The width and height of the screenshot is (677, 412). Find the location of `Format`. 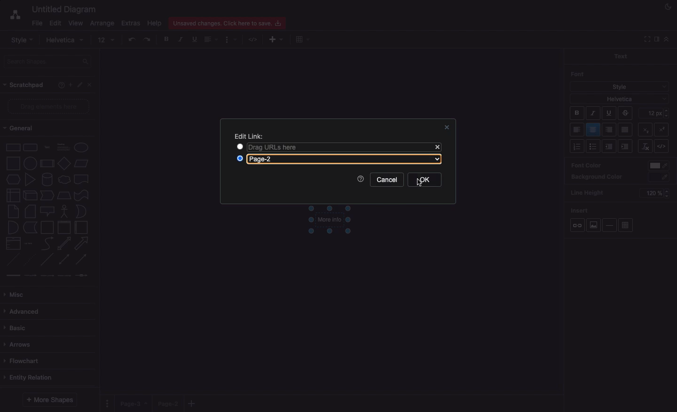

Format is located at coordinates (231, 40).